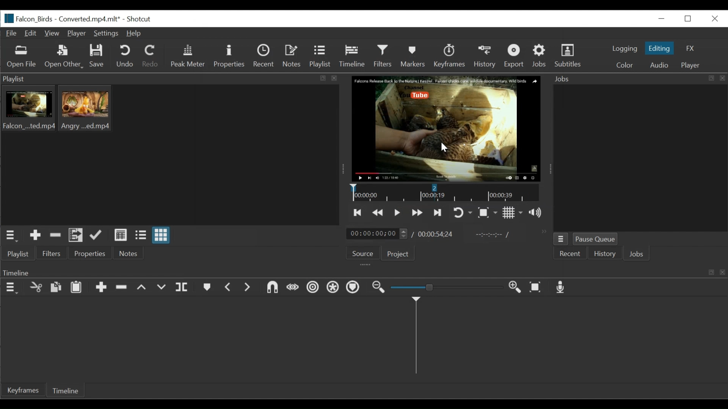  Describe the element at coordinates (413, 57) in the screenshot. I see `Markers` at that location.